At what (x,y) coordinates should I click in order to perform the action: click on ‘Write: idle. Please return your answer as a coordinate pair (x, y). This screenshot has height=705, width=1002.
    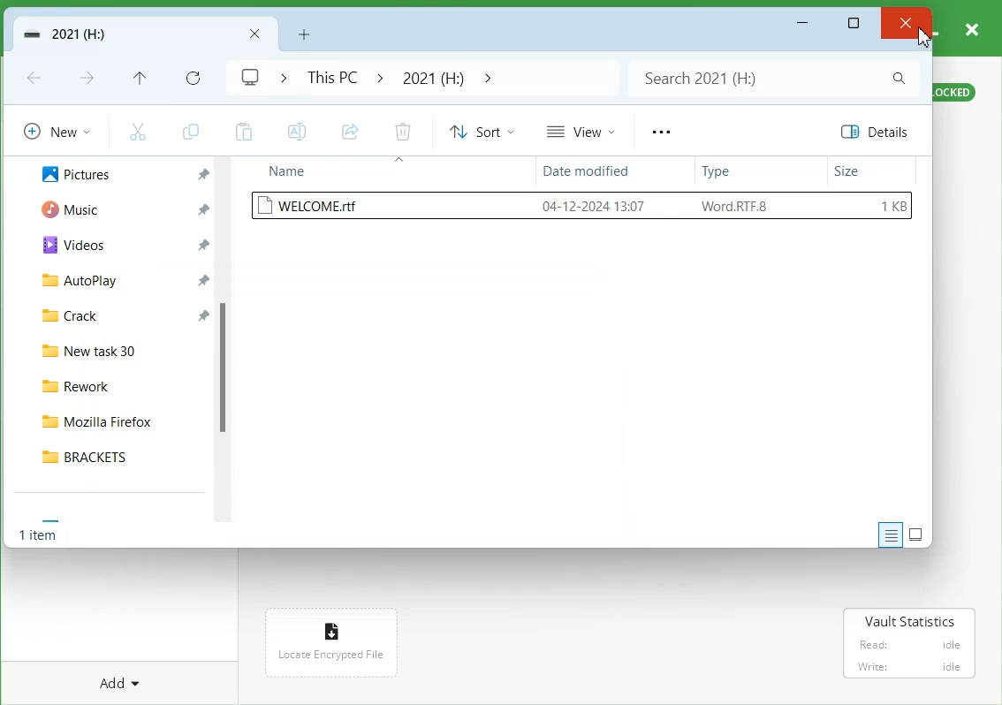
    Looking at the image, I should click on (907, 667).